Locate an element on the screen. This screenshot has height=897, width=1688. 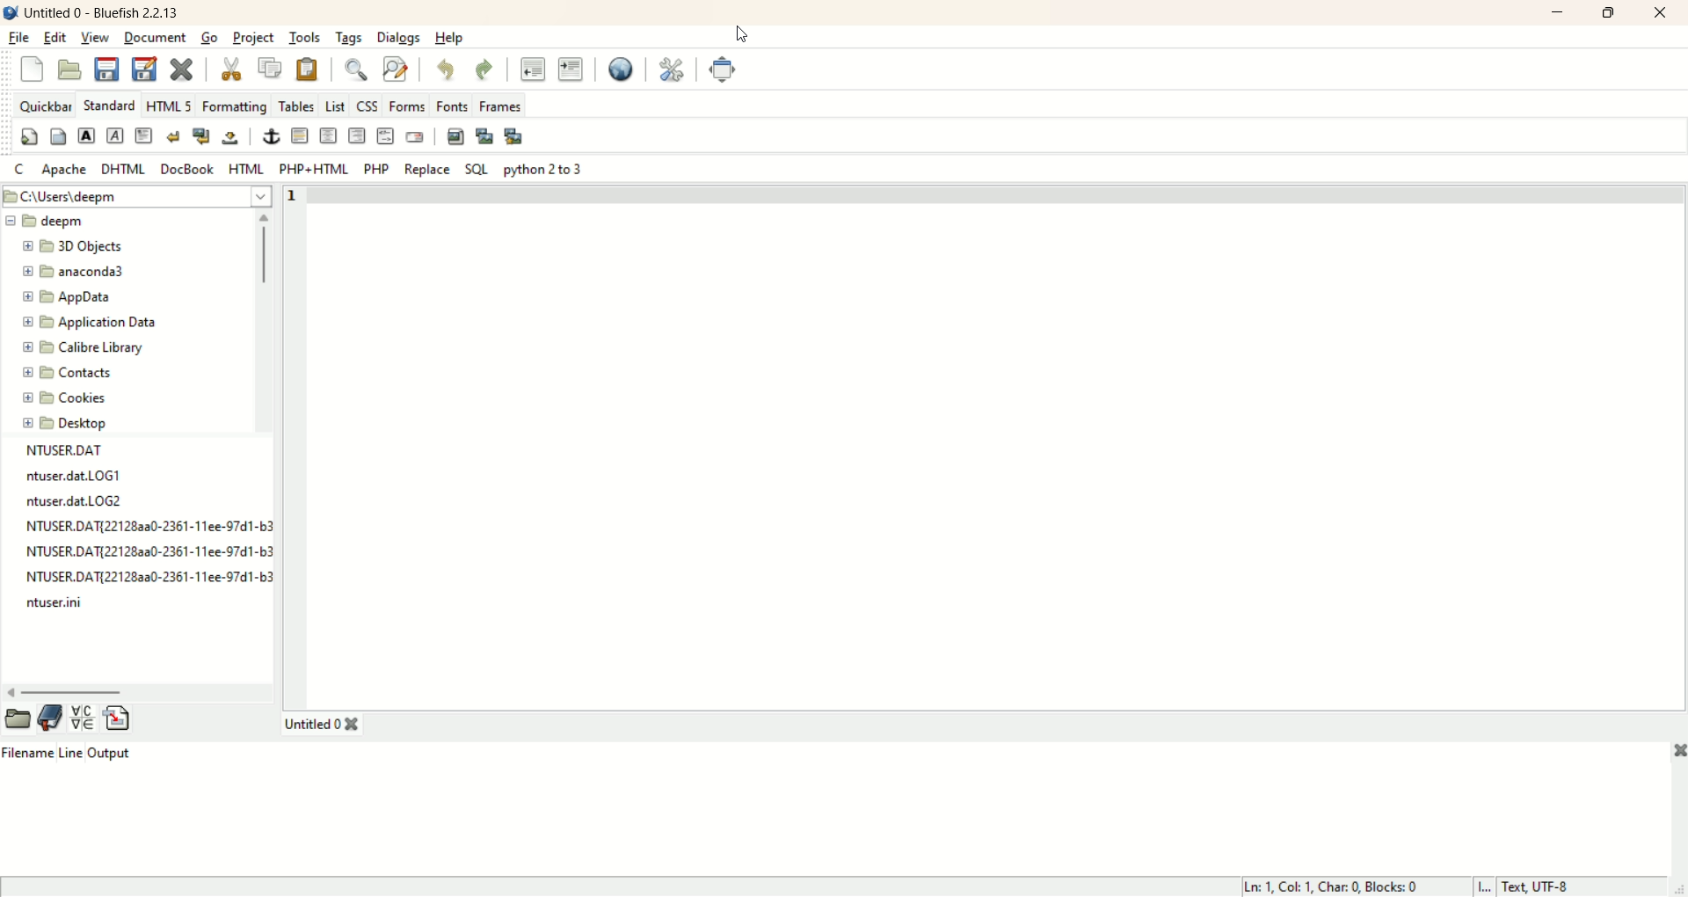
close is located at coordinates (1670, 752).